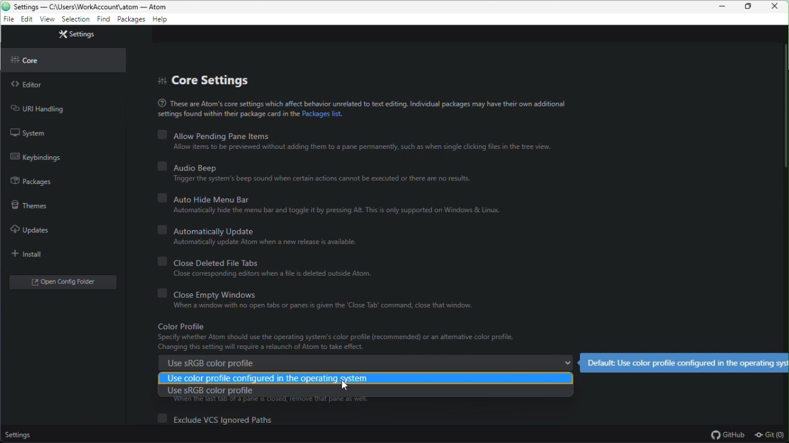 The image size is (789, 443). What do you see at coordinates (27, 21) in the screenshot?
I see `edit` at bounding box center [27, 21].